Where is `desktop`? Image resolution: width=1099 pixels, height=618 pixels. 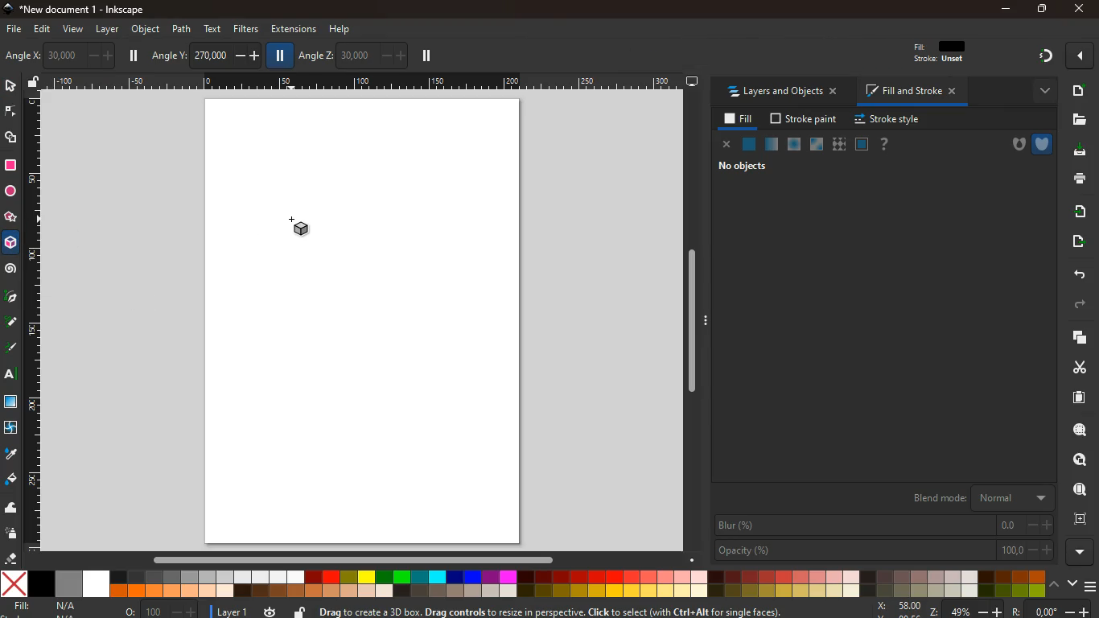
desktop is located at coordinates (692, 82).